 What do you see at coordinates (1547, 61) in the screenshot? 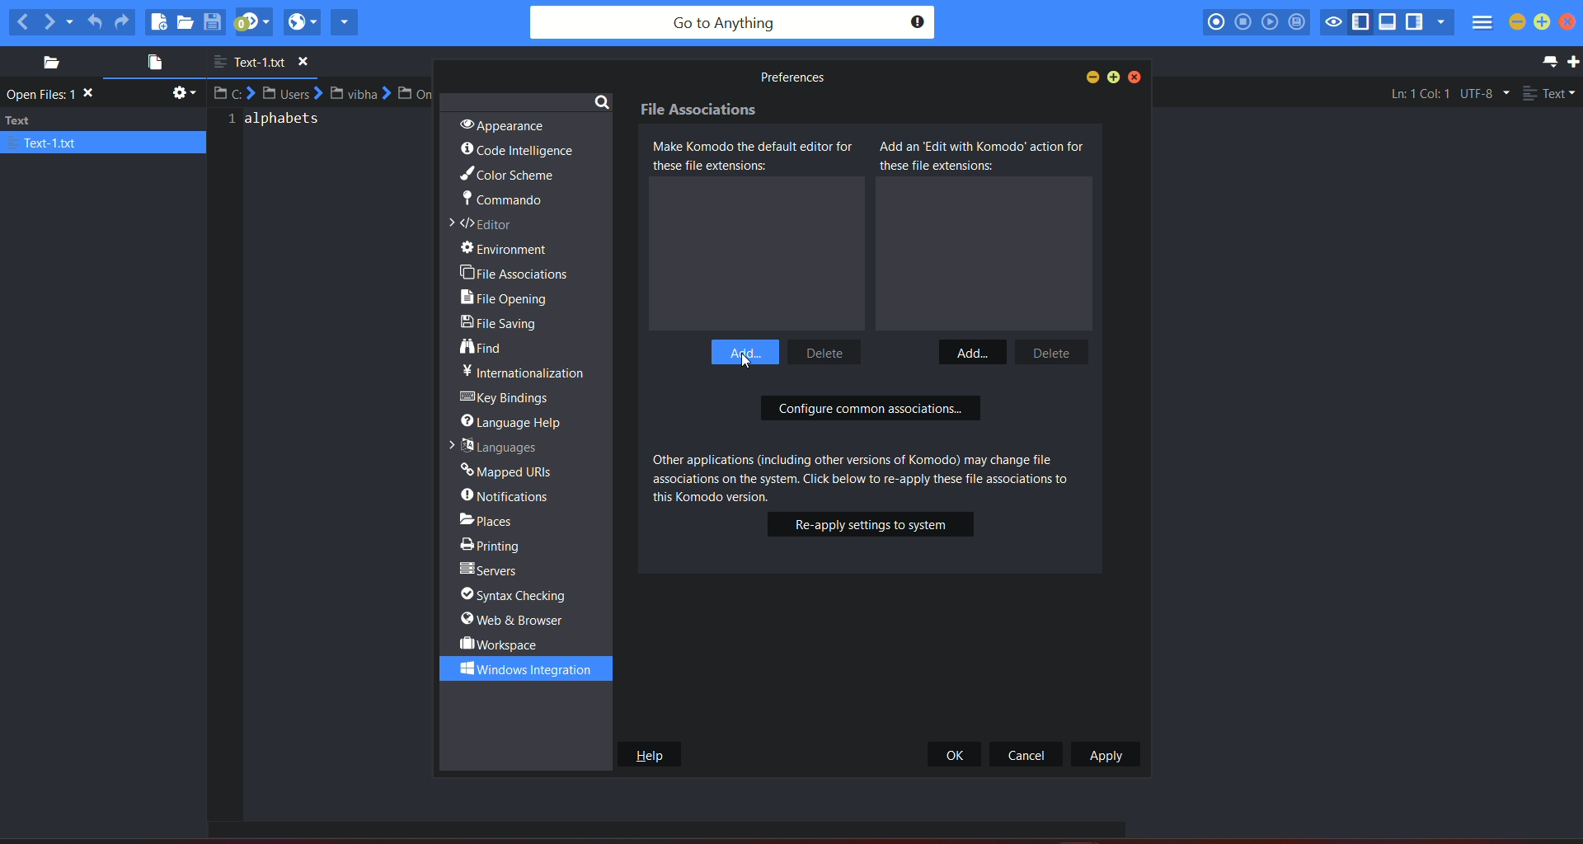
I see `list all tab` at bounding box center [1547, 61].